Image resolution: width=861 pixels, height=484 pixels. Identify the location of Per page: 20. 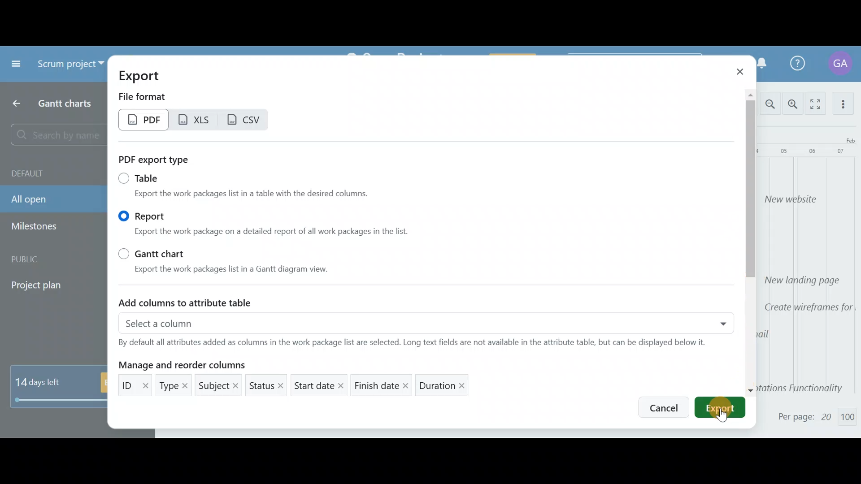
(804, 415).